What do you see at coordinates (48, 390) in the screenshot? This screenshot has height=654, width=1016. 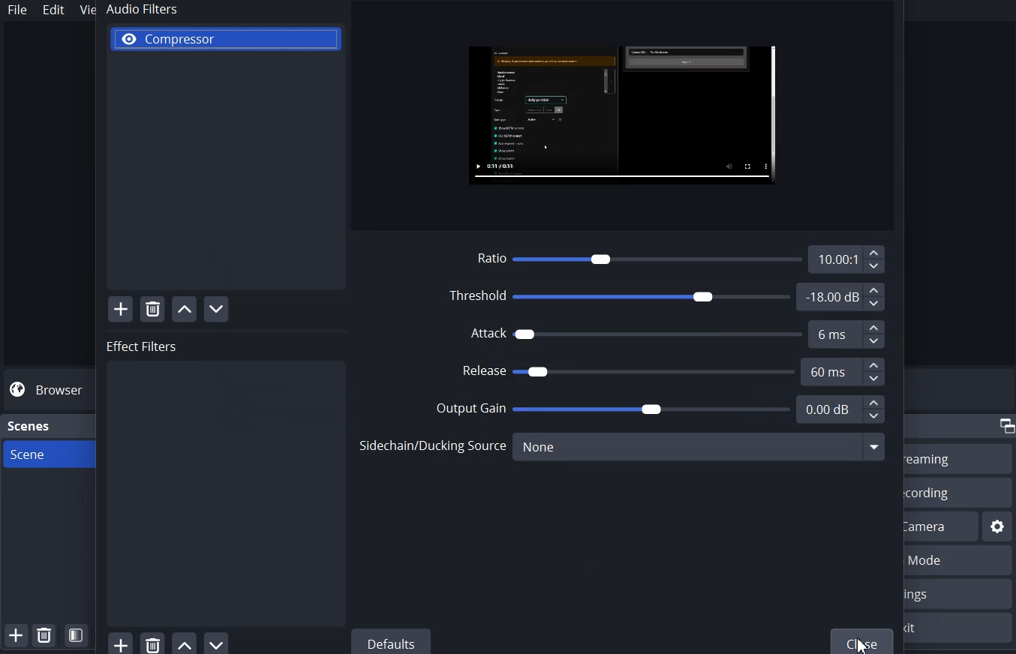 I see `Browse` at bounding box center [48, 390].